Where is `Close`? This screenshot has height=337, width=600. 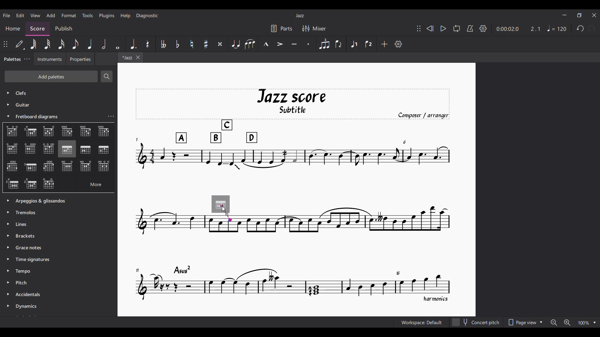 Close is located at coordinates (595, 15).